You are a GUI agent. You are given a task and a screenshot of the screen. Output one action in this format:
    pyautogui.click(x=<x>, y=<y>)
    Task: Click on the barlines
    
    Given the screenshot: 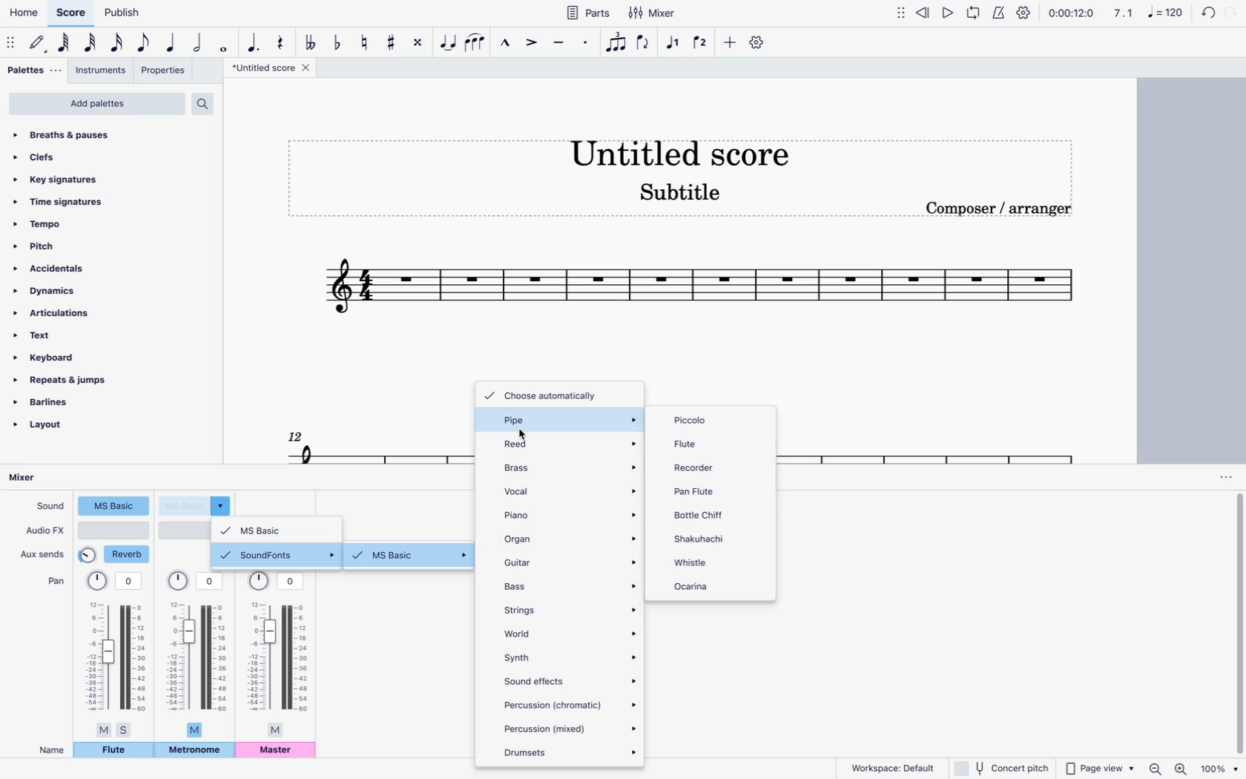 What is the action you would take?
    pyautogui.click(x=70, y=401)
    